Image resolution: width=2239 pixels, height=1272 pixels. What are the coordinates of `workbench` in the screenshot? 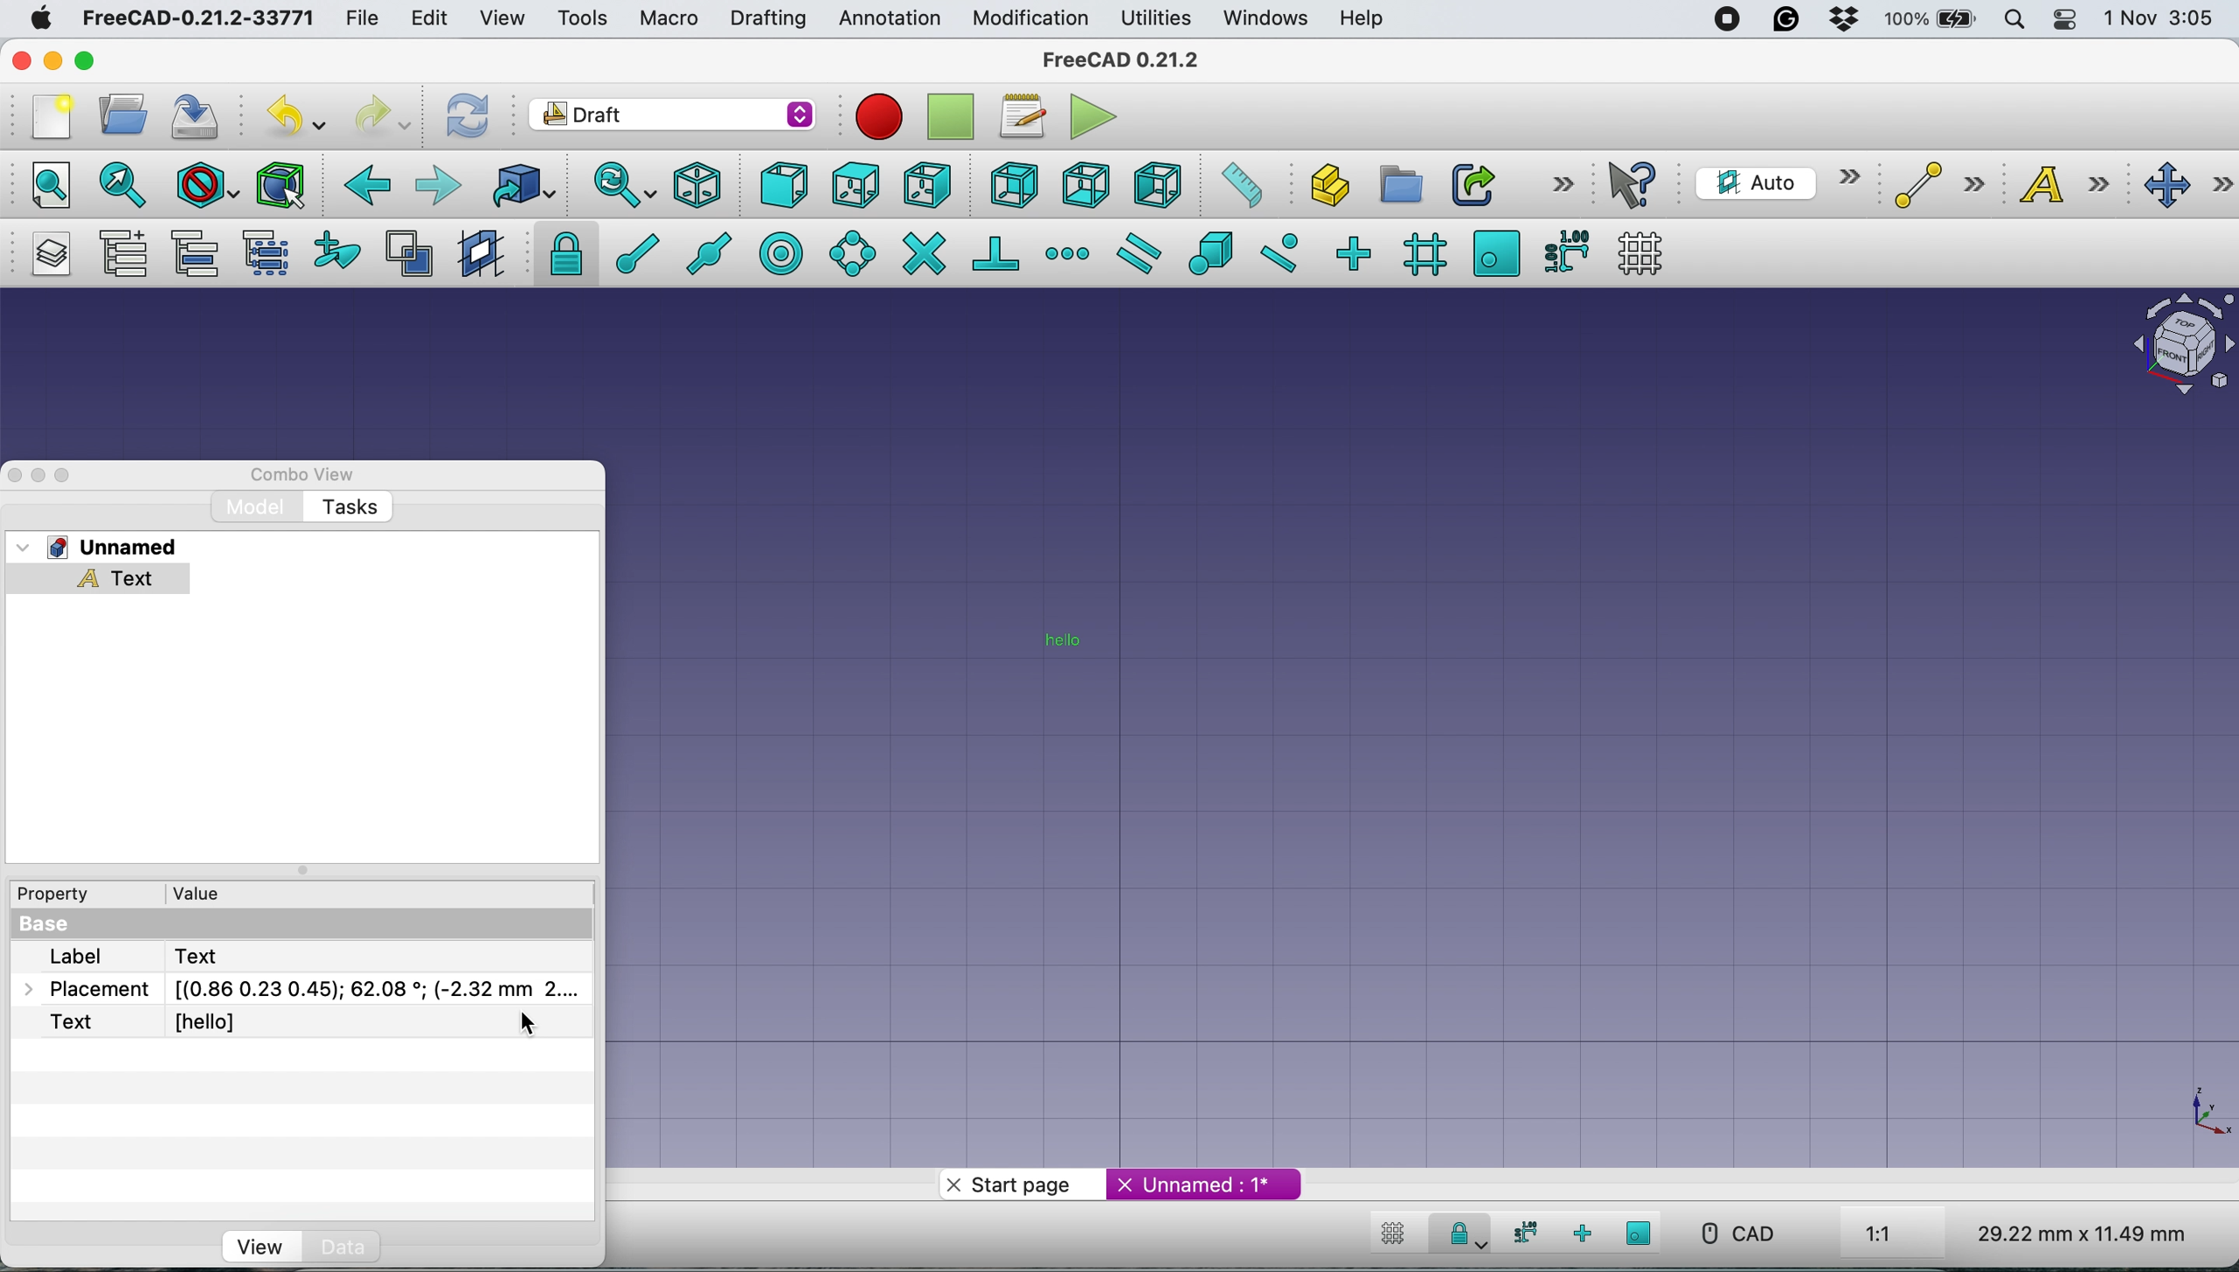 It's located at (671, 114).